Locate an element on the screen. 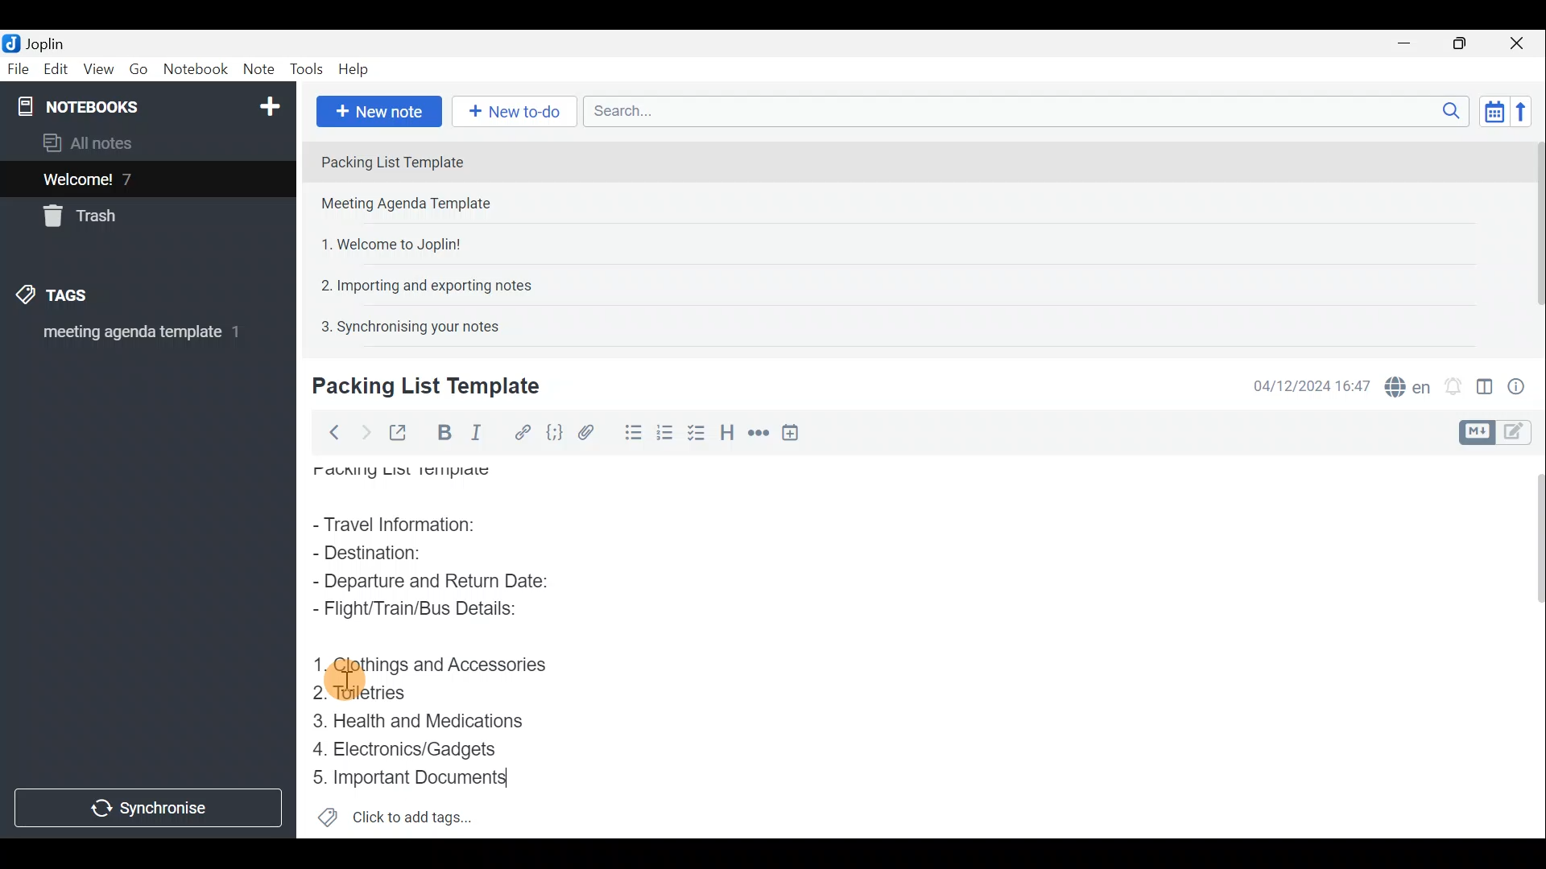 The height and width of the screenshot is (869, 1546). Notebook is located at coordinates (195, 72).